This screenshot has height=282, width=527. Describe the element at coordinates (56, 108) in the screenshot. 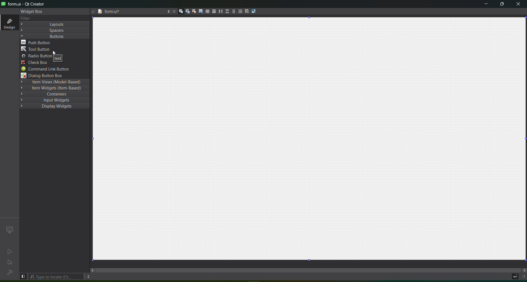

I see `Display Widgets` at that location.